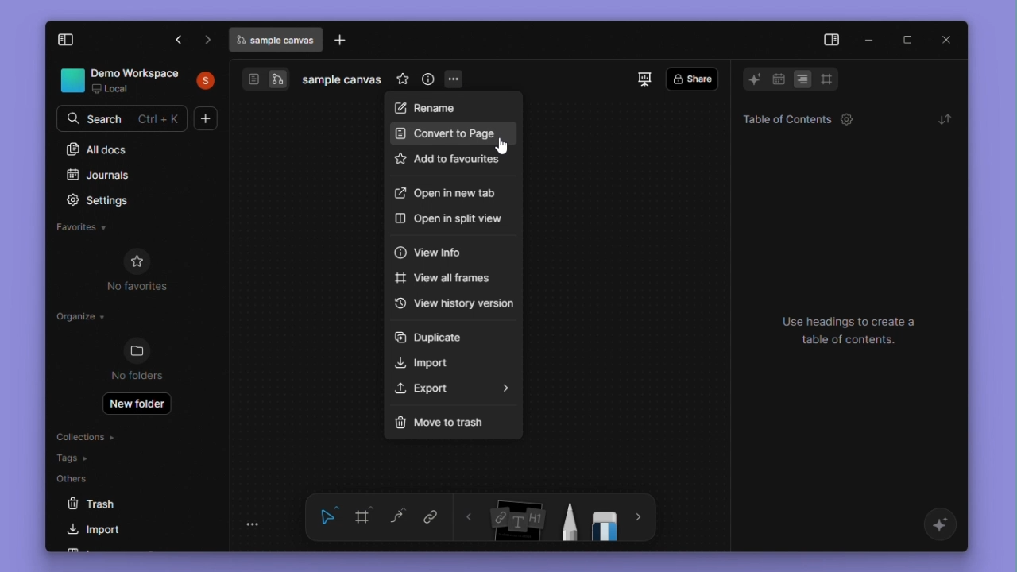  I want to click on new tab, so click(342, 41).